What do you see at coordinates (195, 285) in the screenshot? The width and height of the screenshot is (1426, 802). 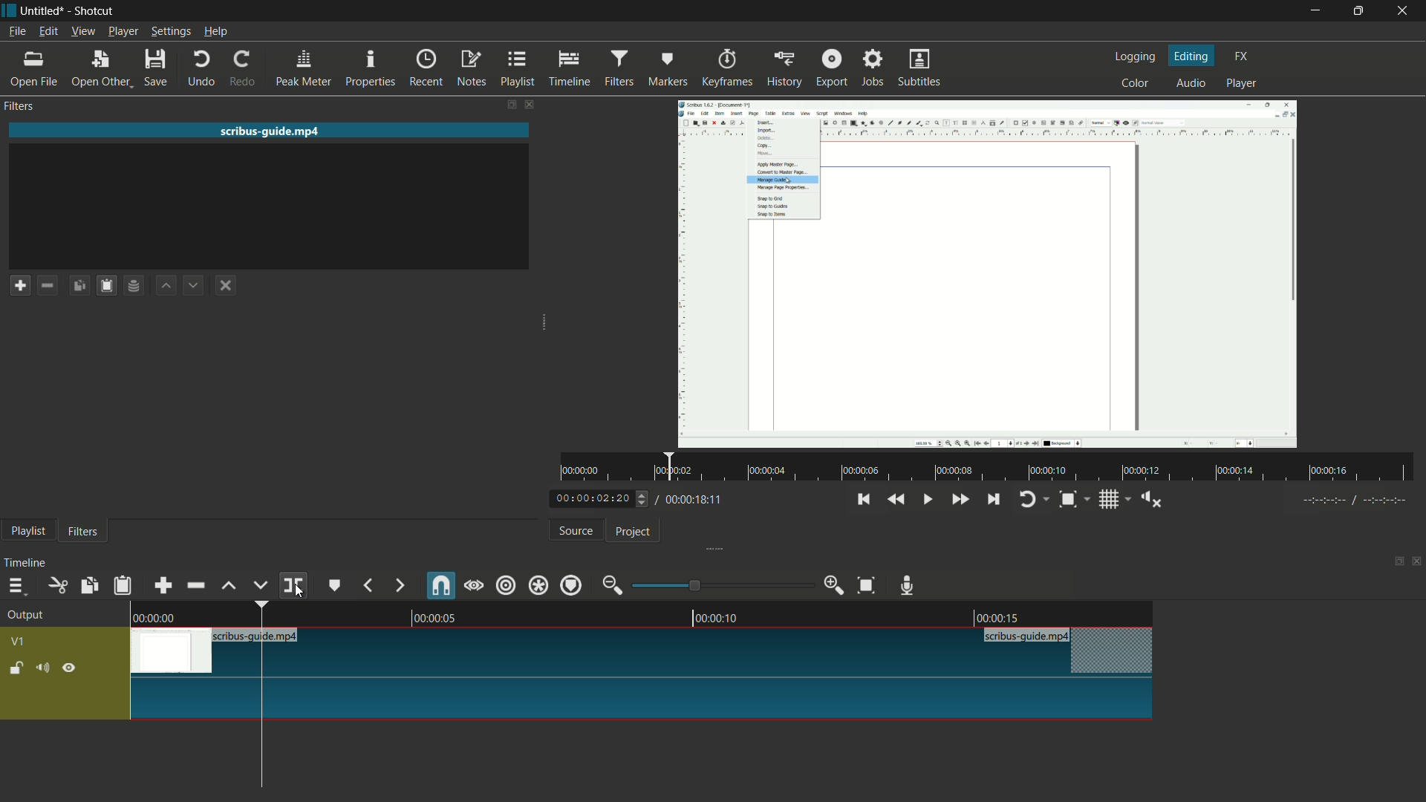 I see `move filter down` at bounding box center [195, 285].